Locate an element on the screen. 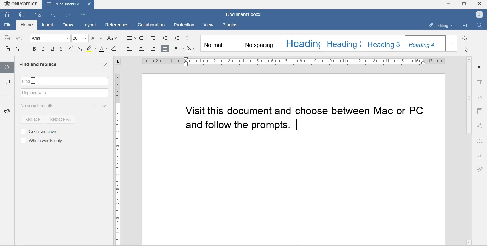  Document1.docx is located at coordinates (245, 15).